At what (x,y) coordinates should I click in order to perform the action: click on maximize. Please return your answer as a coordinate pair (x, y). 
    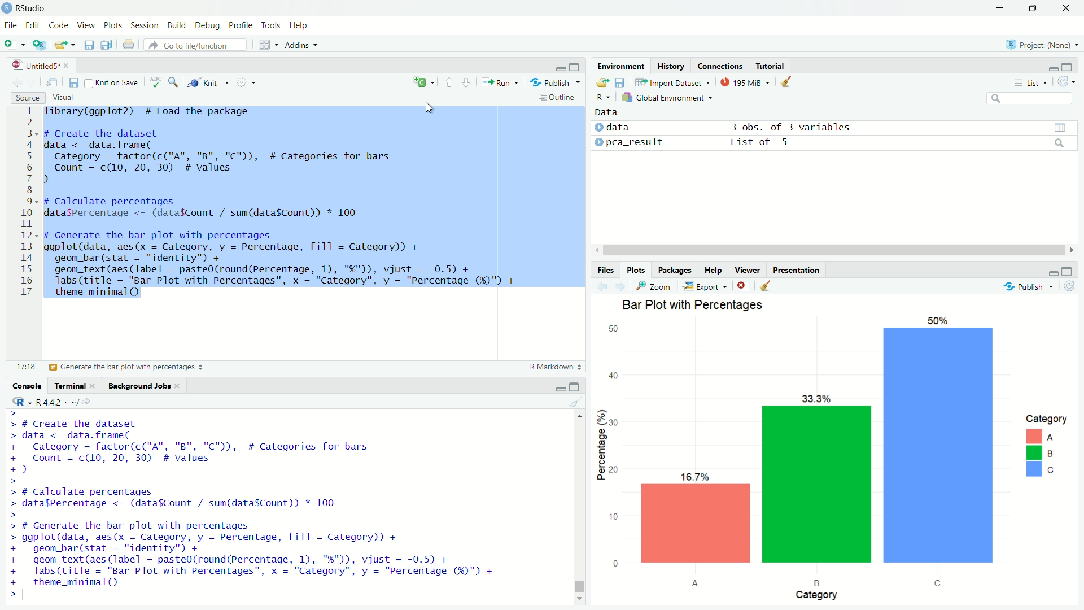
    Looking at the image, I should click on (1069, 67).